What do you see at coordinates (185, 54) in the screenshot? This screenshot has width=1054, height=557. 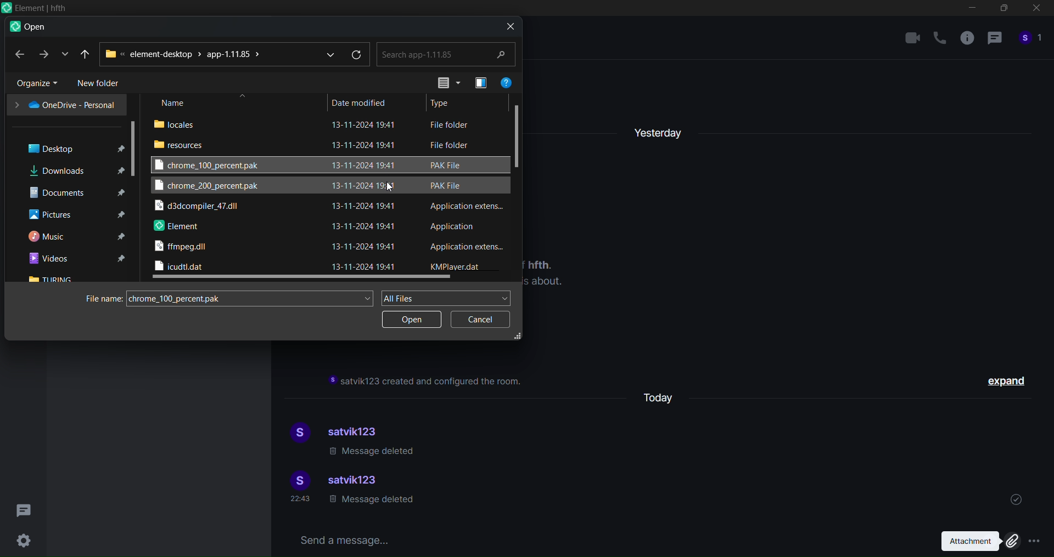 I see `path` at bounding box center [185, 54].